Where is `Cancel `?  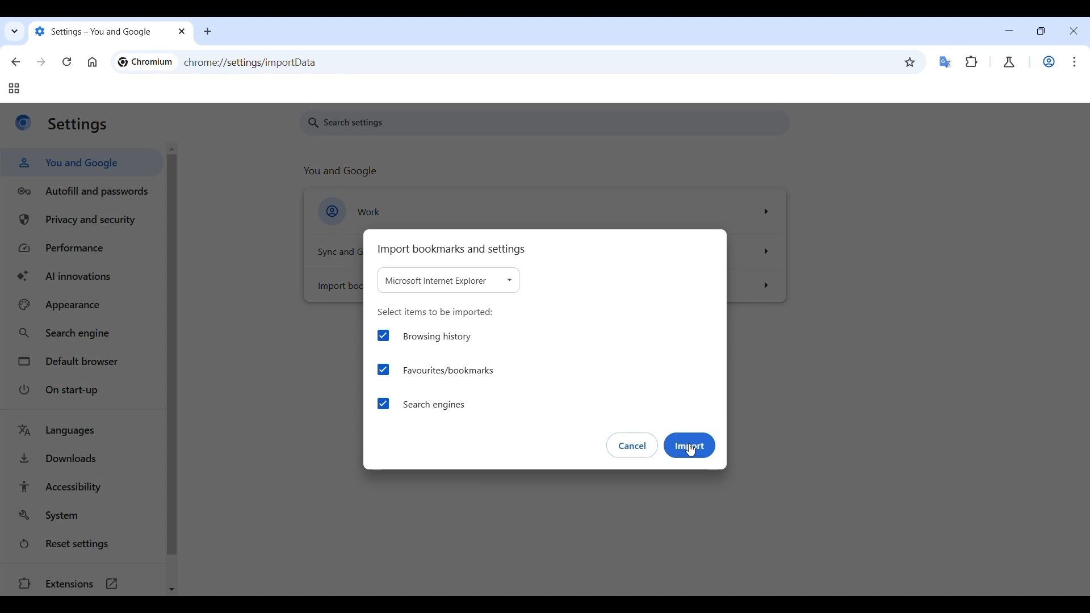
Cancel  is located at coordinates (632, 446).